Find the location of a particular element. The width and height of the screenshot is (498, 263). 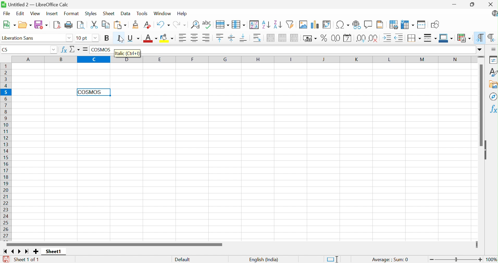

New is located at coordinates (9, 26).